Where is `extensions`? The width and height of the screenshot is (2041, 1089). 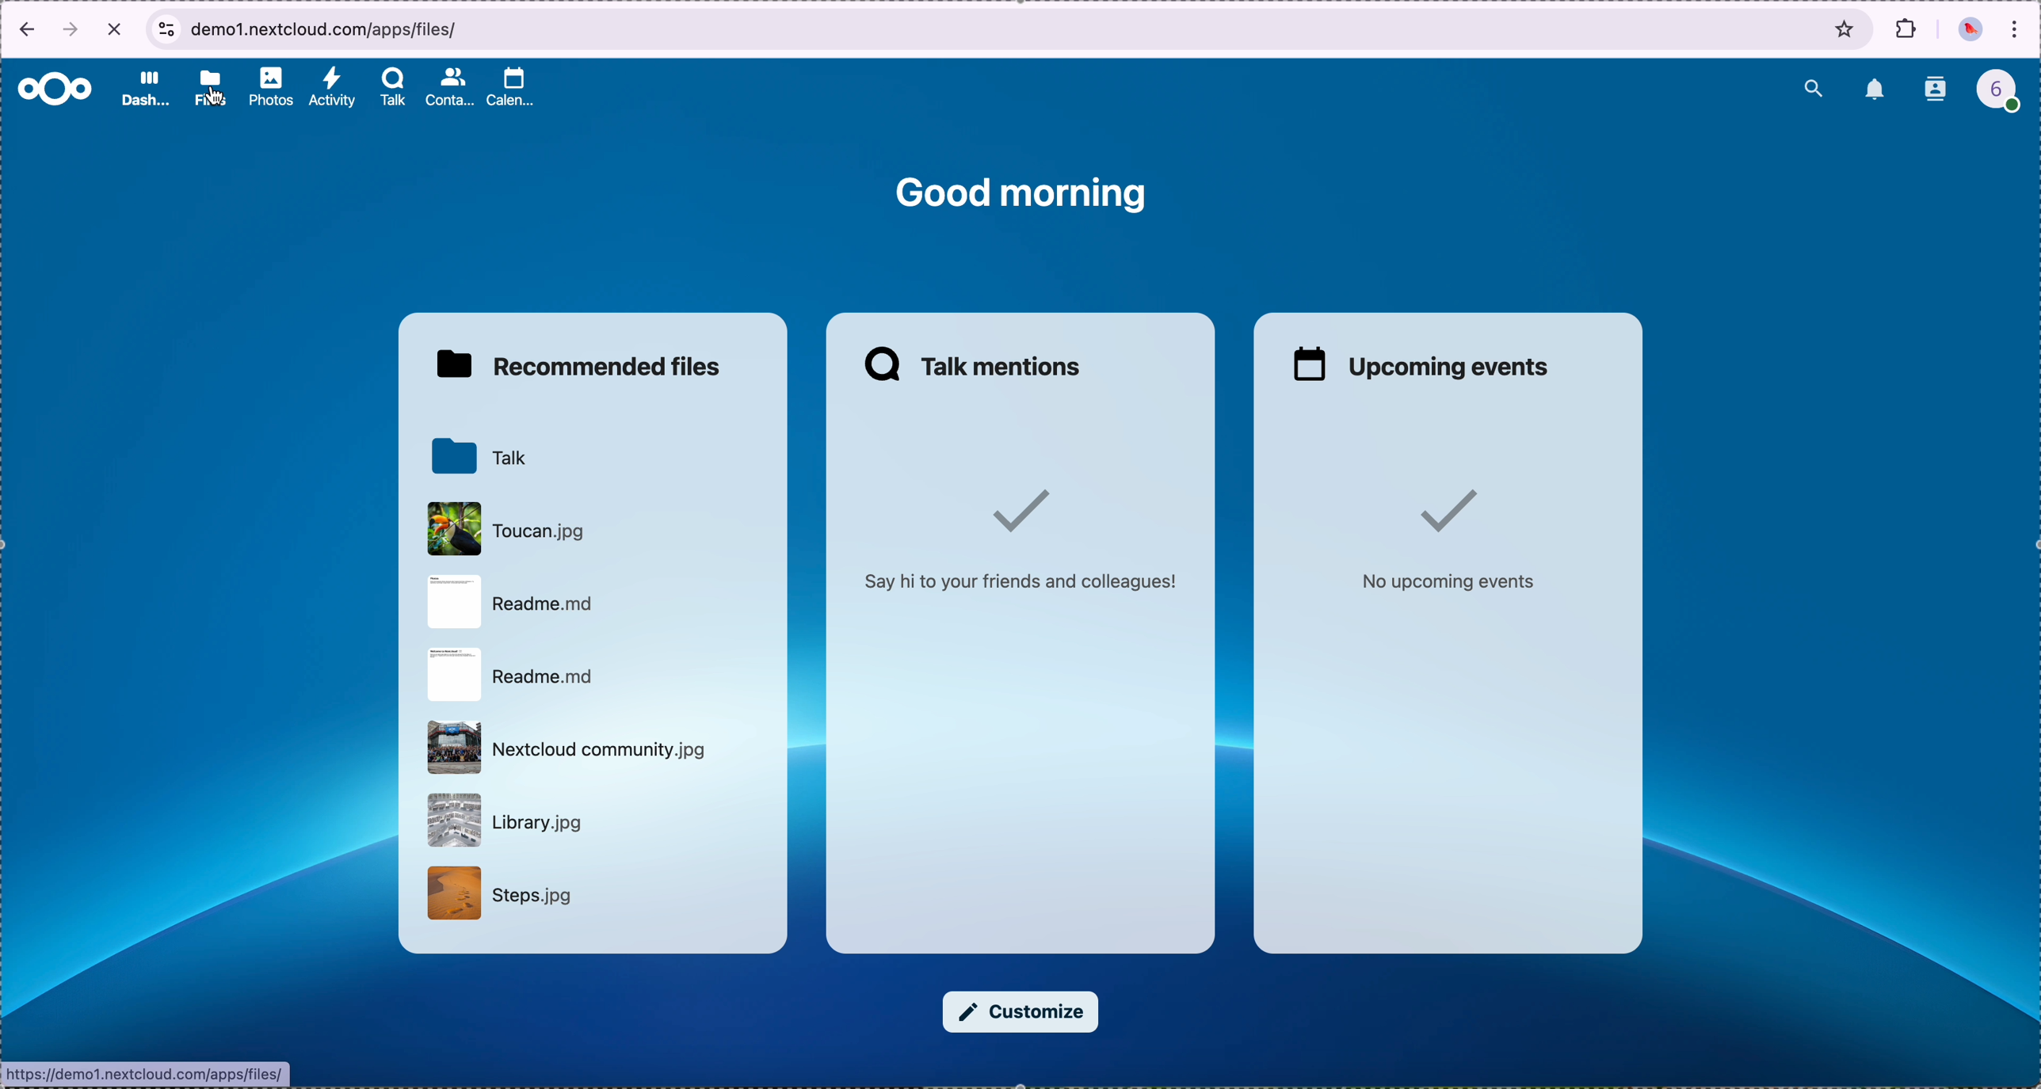 extensions is located at coordinates (1907, 29).